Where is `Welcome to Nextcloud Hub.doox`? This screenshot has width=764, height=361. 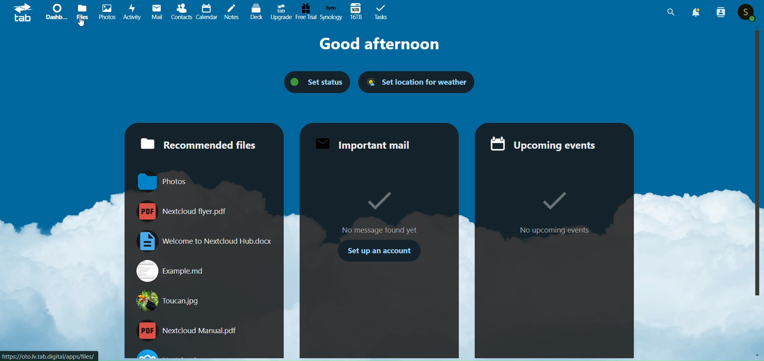 Welcome to Nextcloud Hub.doox is located at coordinates (204, 241).